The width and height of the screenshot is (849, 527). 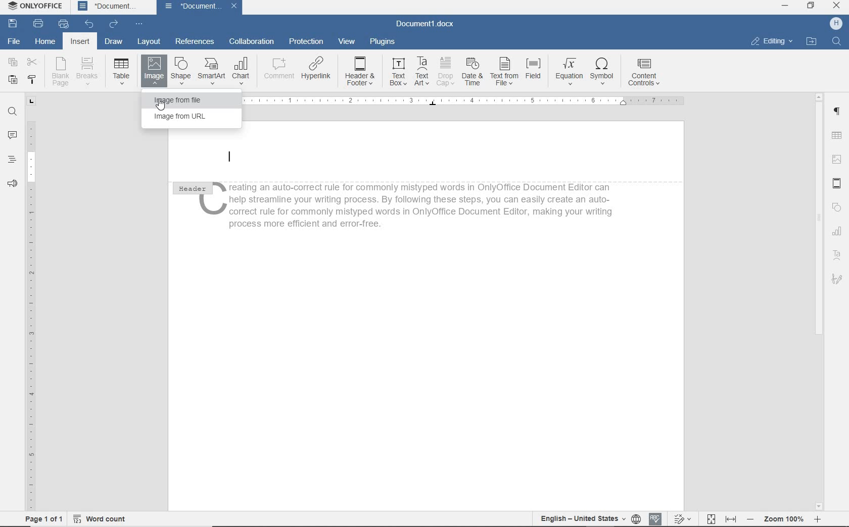 What do you see at coordinates (349, 42) in the screenshot?
I see `VIEW` at bounding box center [349, 42].